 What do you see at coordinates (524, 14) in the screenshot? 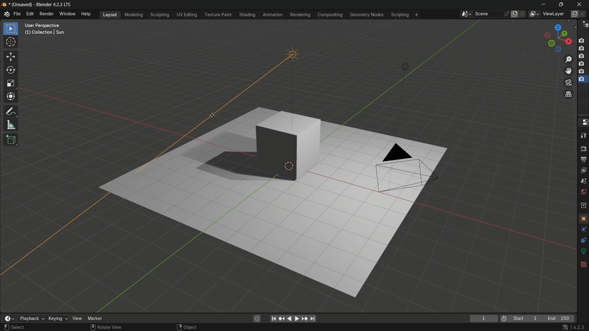
I see `delete scene` at bounding box center [524, 14].